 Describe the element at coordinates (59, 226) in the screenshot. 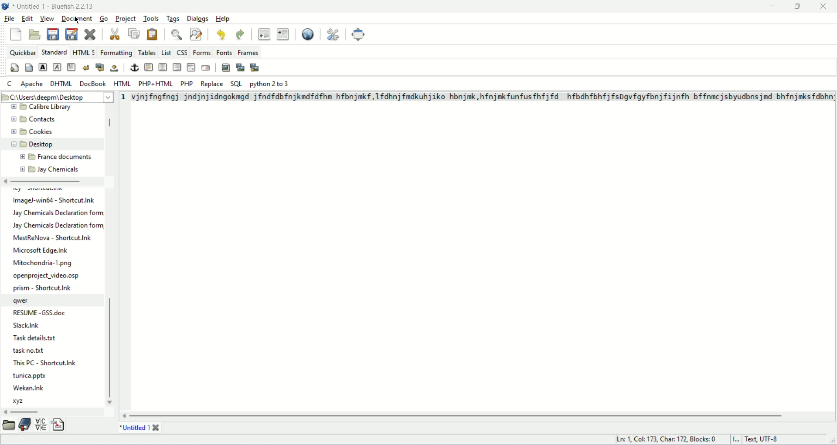

I see `Jay Chemicals Declaration form` at that location.